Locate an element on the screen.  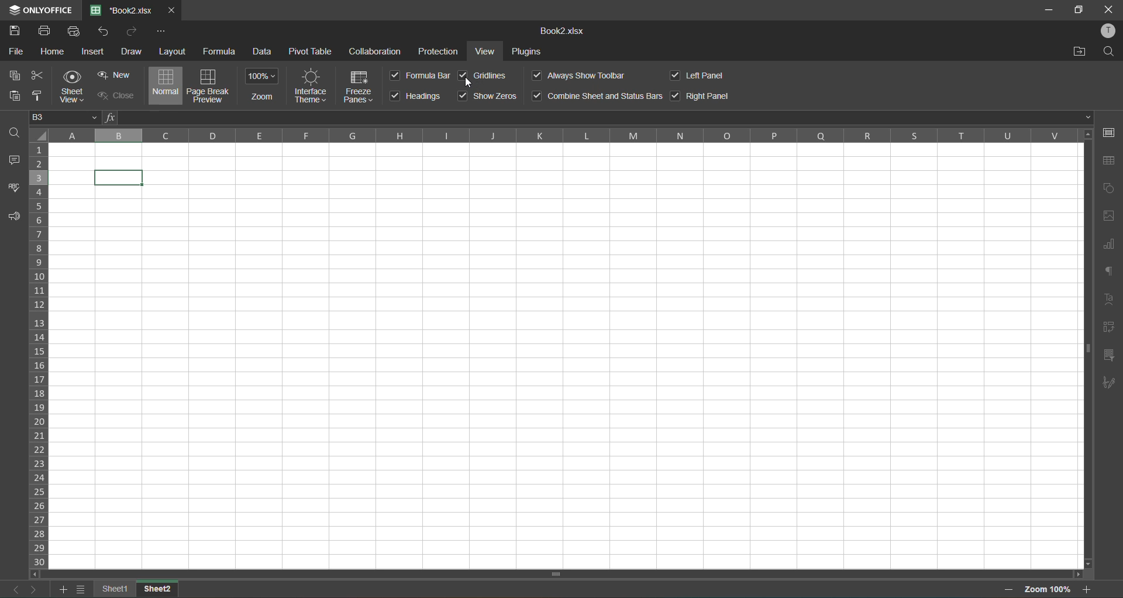
collaboration is located at coordinates (376, 51).